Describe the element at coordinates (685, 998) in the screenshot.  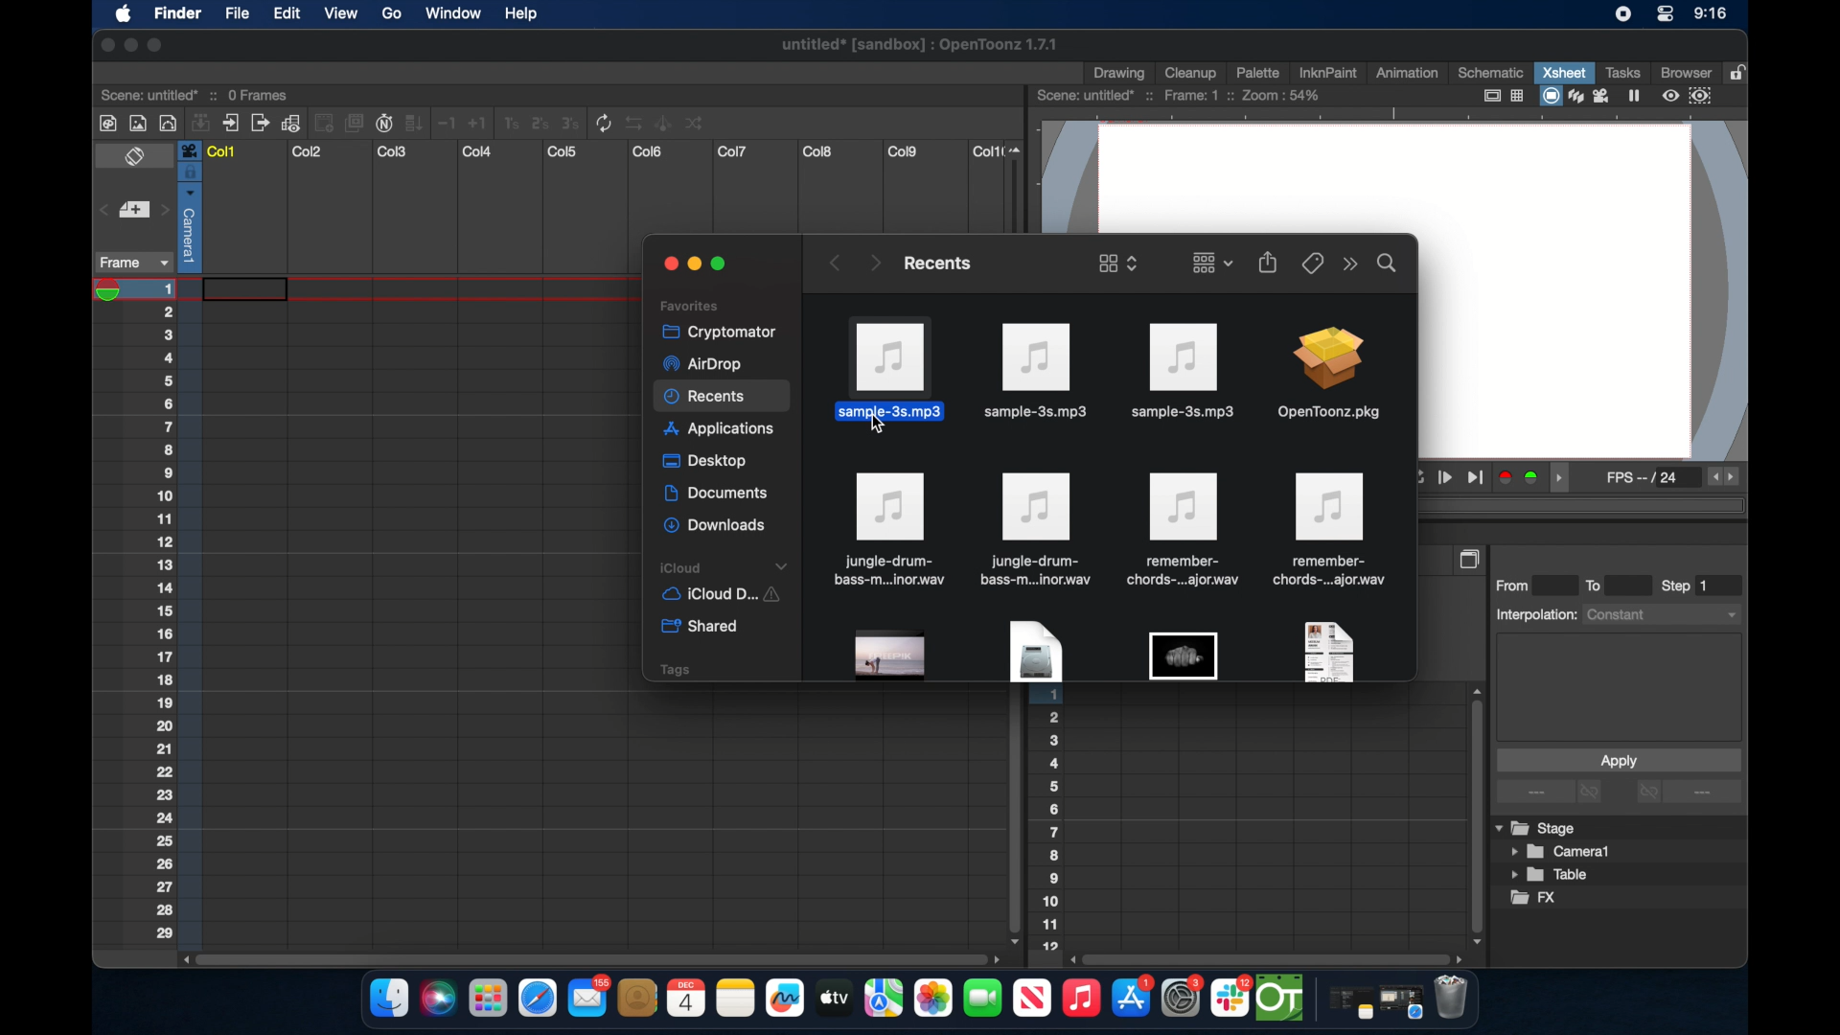
I see `calendar` at that location.